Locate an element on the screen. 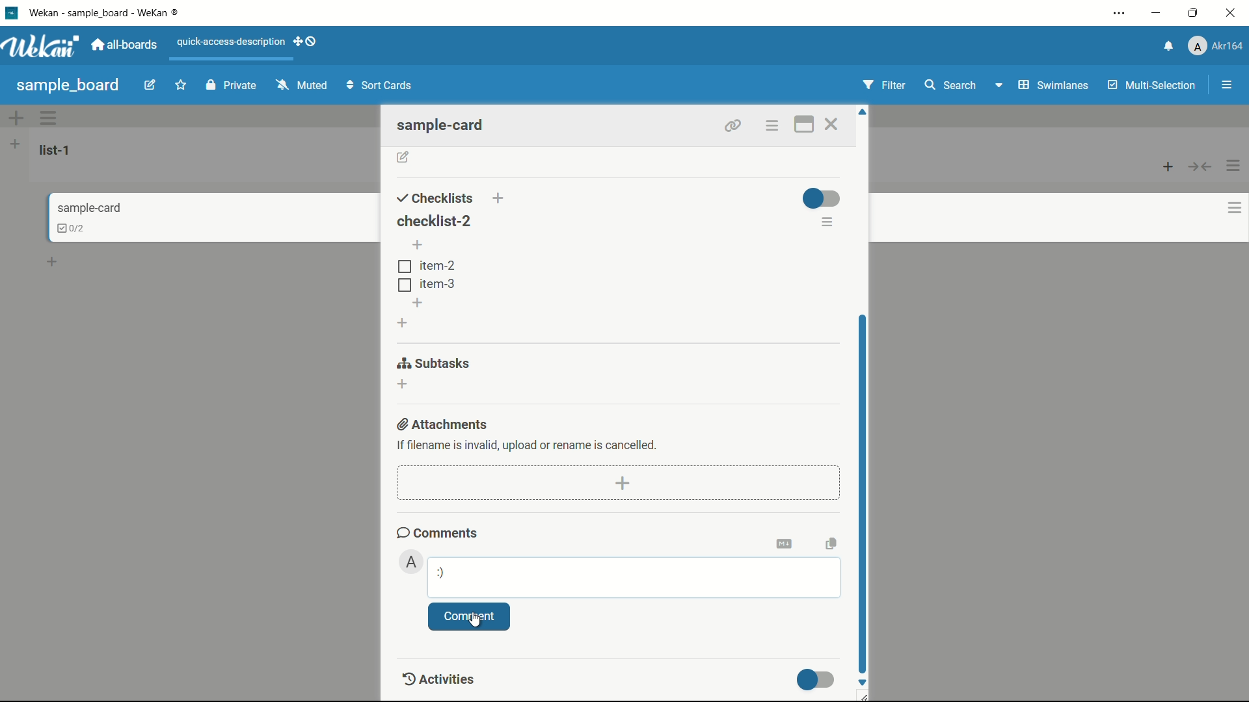  options is located at coordinates (773, 125).